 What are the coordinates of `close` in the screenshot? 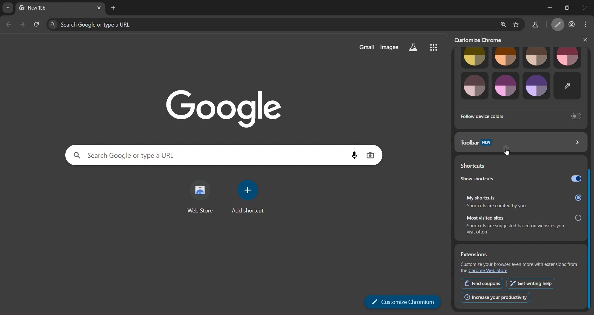 It's located at (585, 40).